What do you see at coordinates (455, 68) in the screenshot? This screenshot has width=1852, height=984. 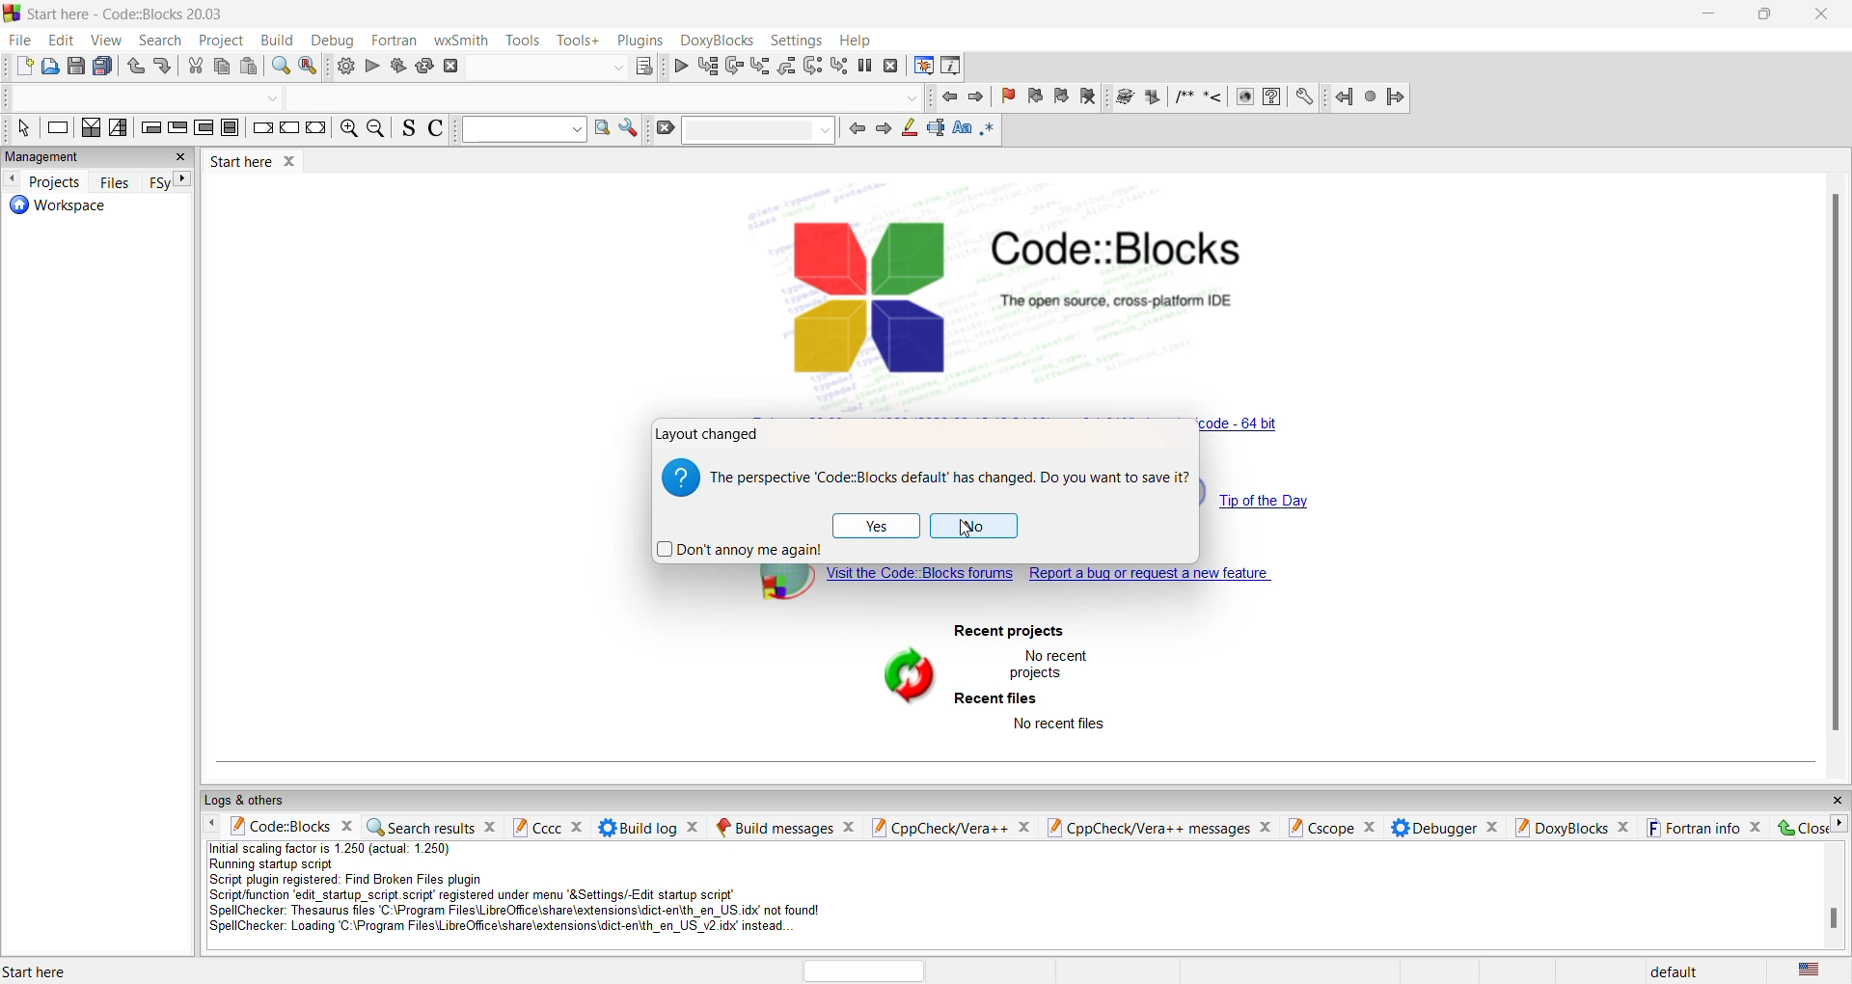 I see `stop build` at bounding box center [455, 68].